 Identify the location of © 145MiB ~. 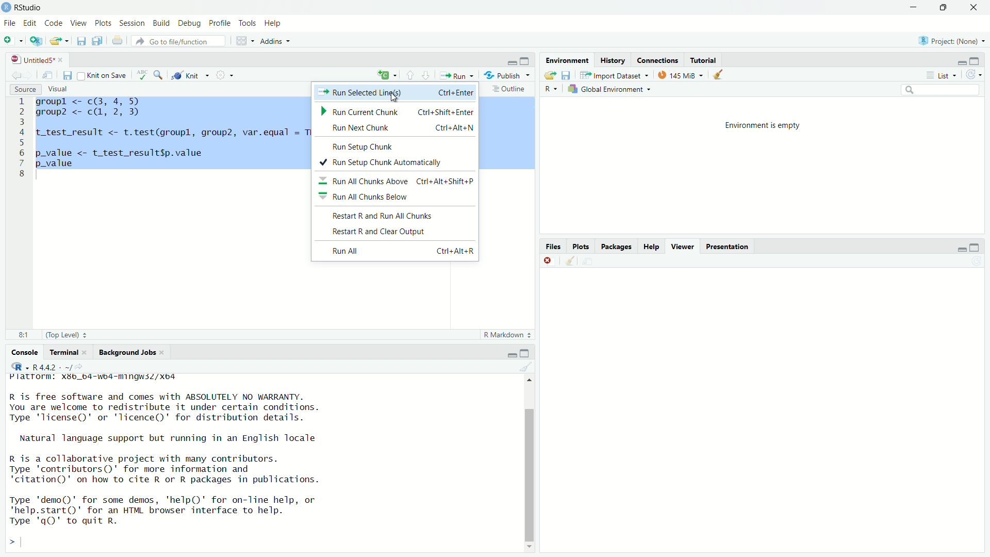
(680, 75).